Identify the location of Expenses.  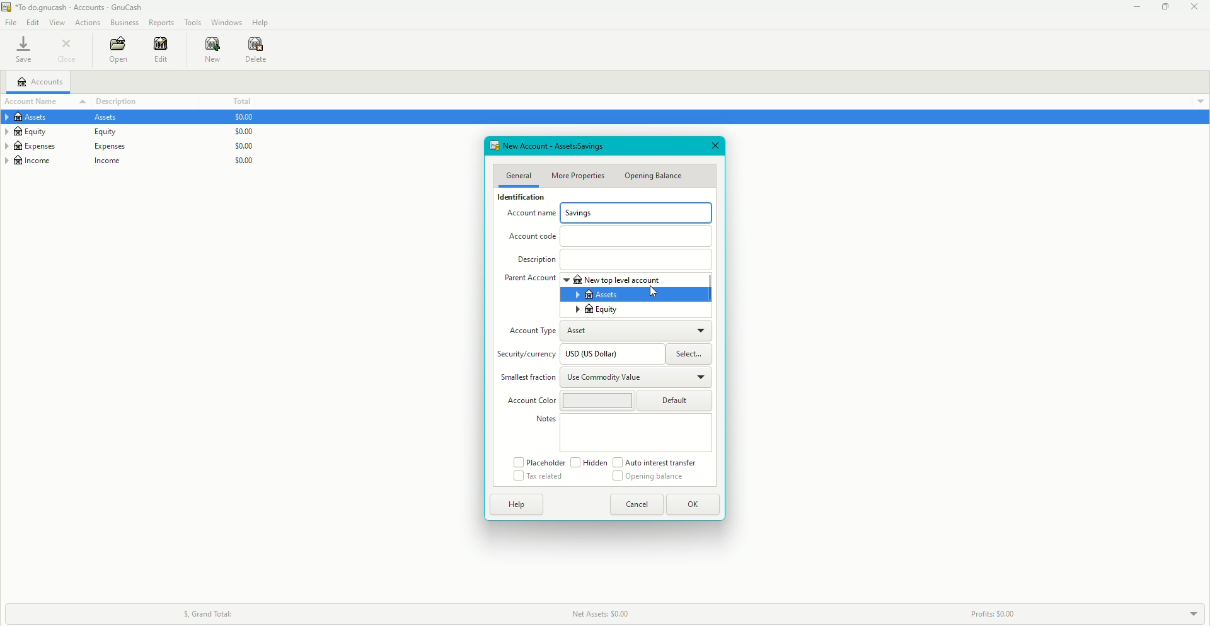
(67, 146).